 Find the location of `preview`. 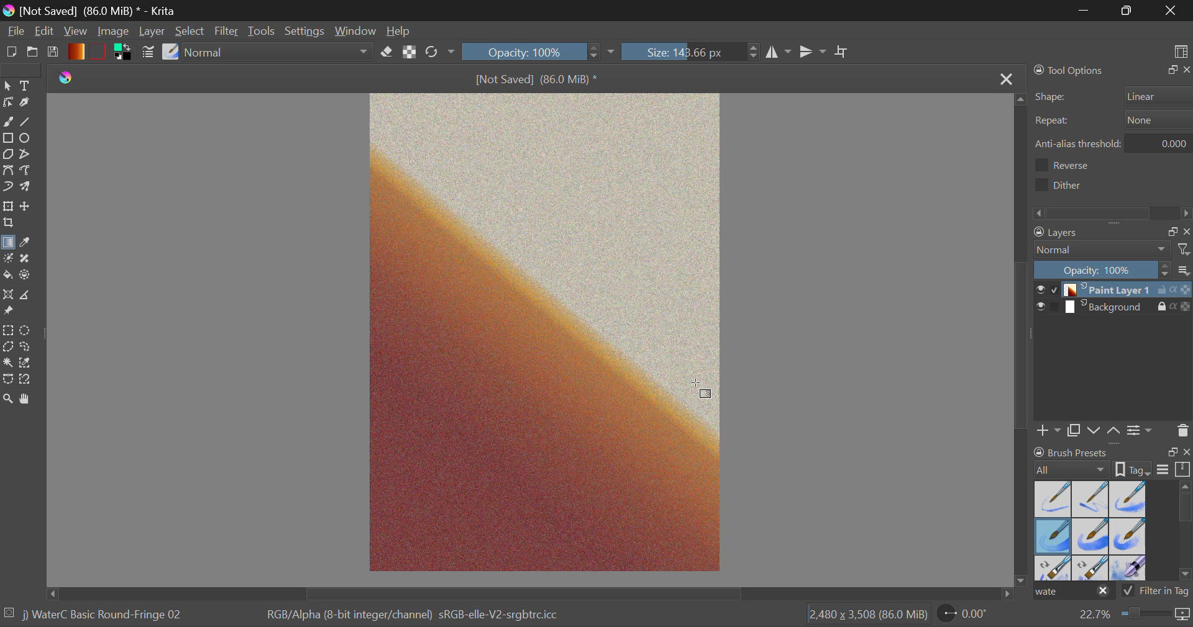

preview is located at coordinates (1038, 290).